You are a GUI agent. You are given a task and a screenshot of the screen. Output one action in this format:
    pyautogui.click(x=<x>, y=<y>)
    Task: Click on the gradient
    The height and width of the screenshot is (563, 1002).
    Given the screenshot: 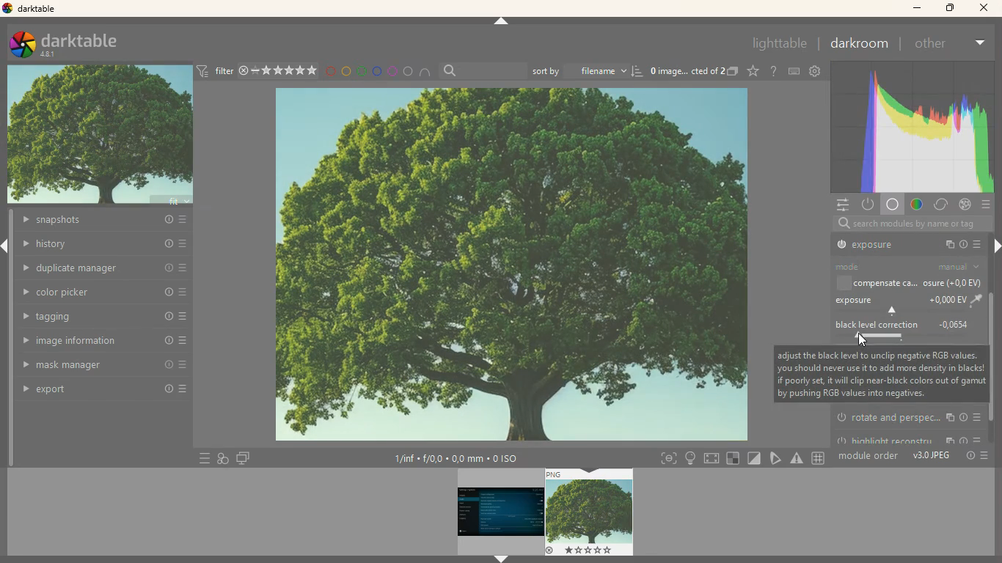 What is the action you would take?
    pyautogui.click(x=919, y=205)
    